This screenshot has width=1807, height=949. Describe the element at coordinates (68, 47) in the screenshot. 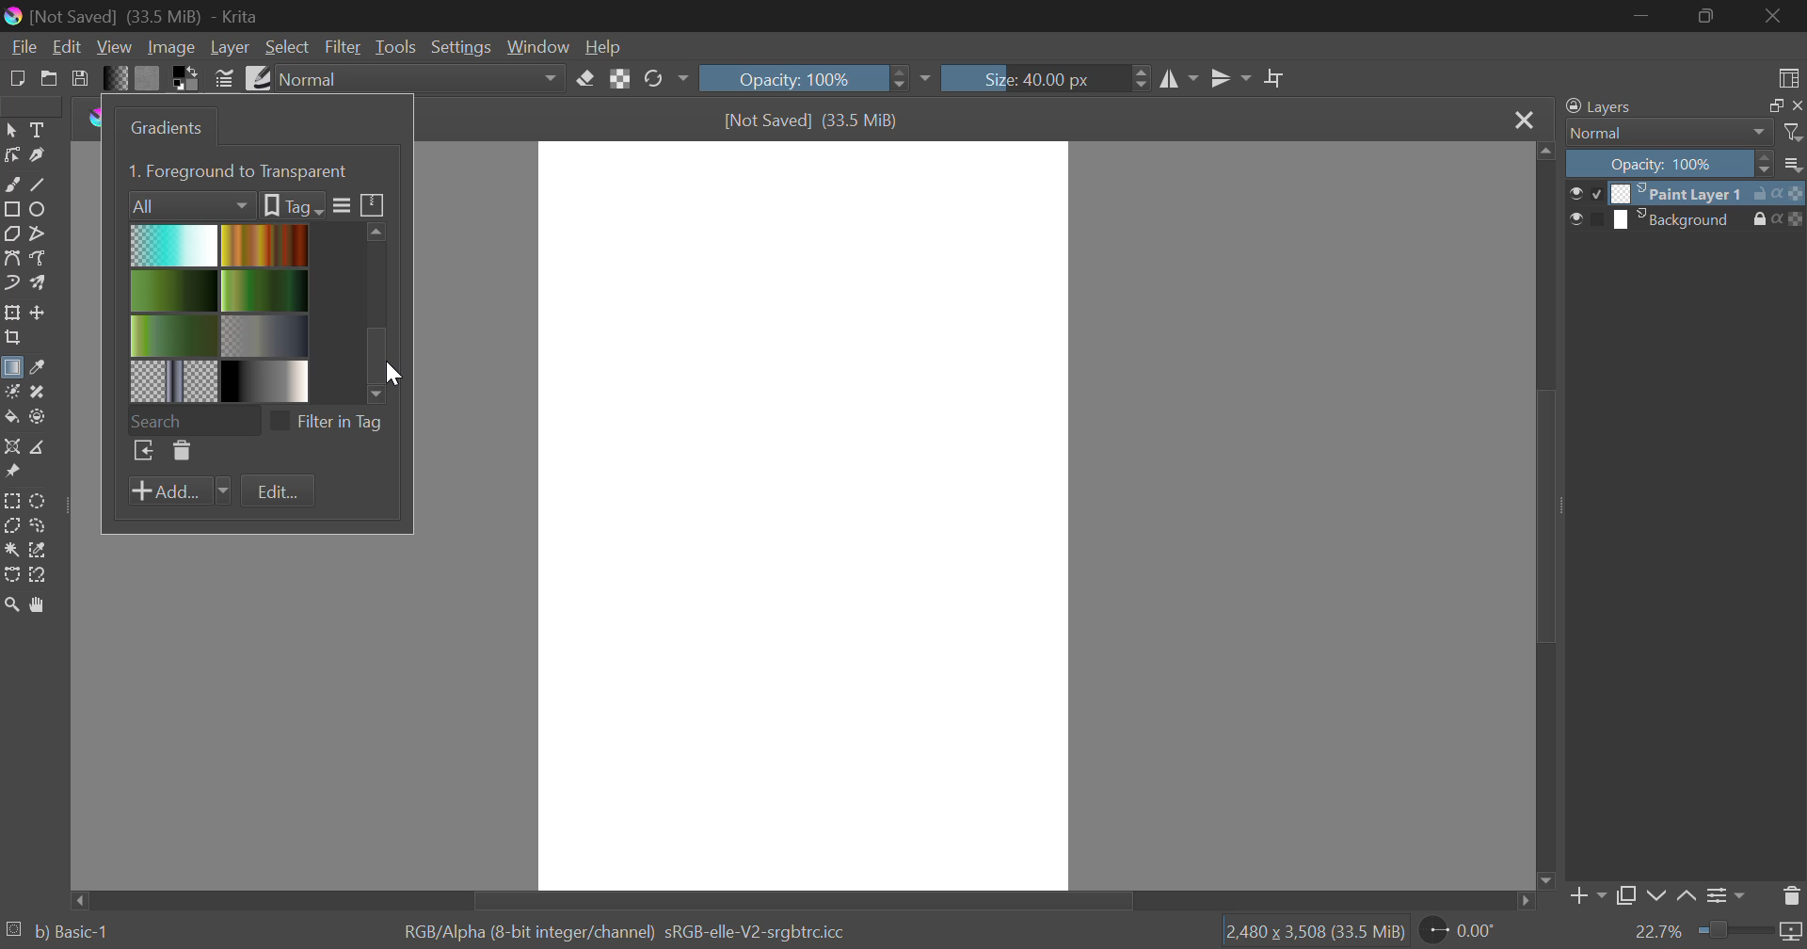

I see `Edit` at that location.